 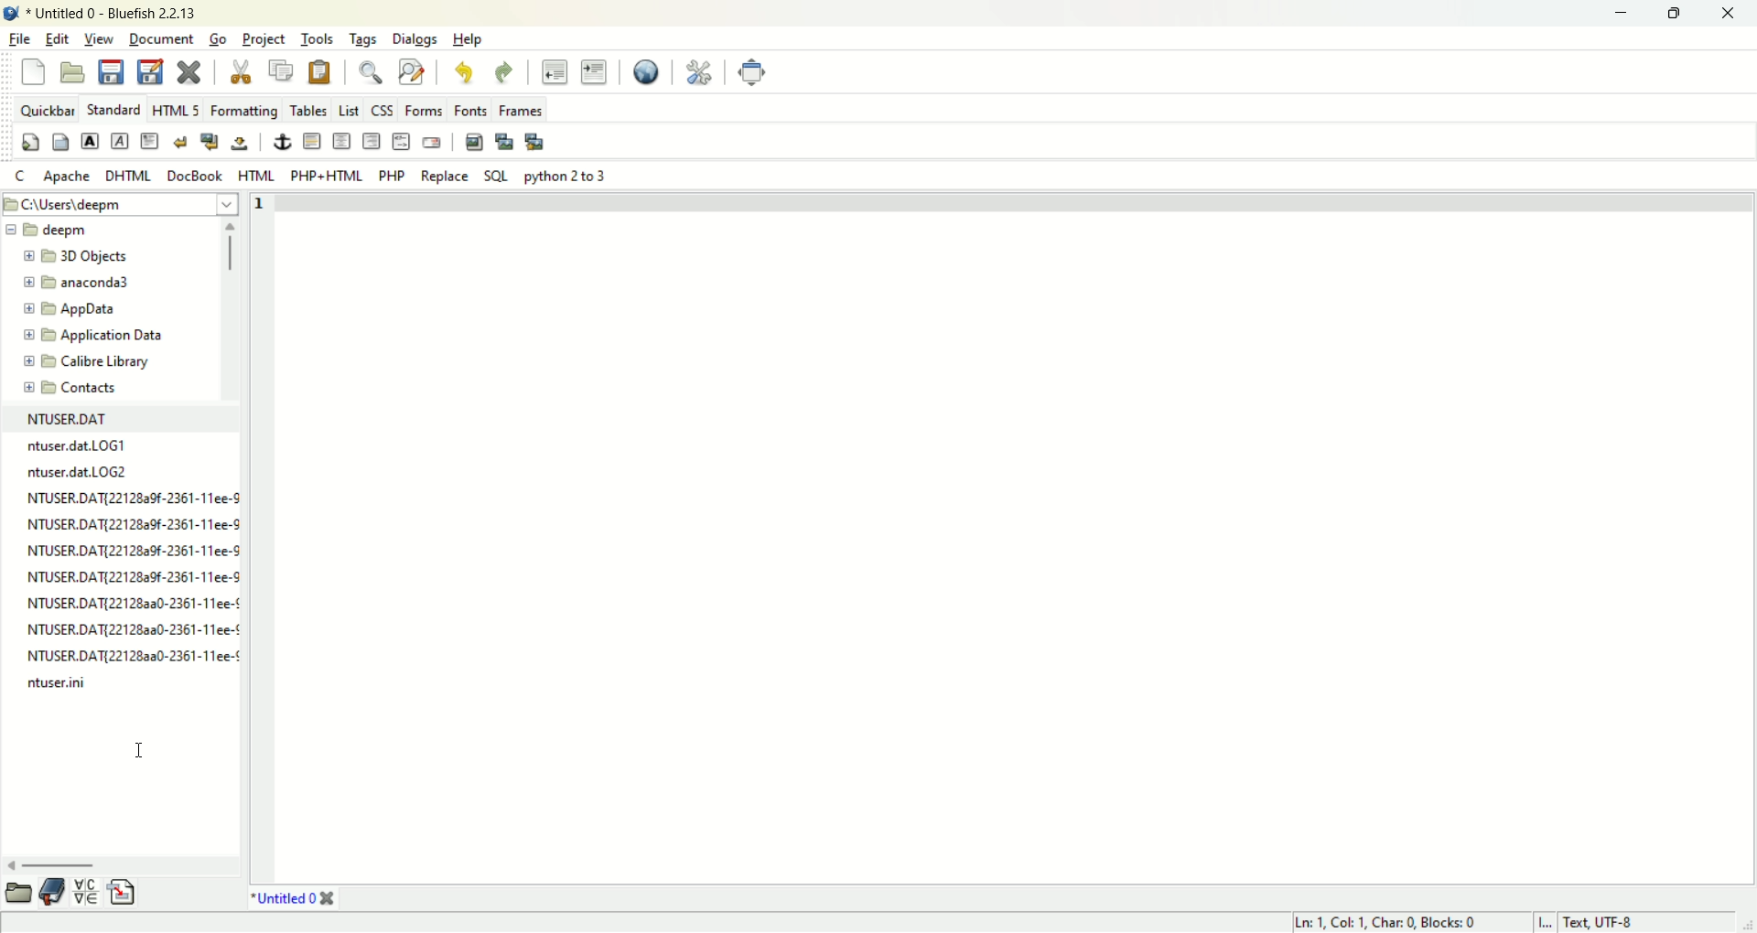 What do you see at coordinates (114, 110) in the screenshot?
I see `standard` at bounding box center [114, 110].